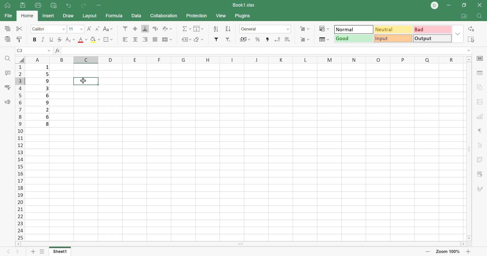 This screenshot has height=256, width=487. Describe the element at coordinates (480, 59) in the screenshot. I see `cell settings` at that location.